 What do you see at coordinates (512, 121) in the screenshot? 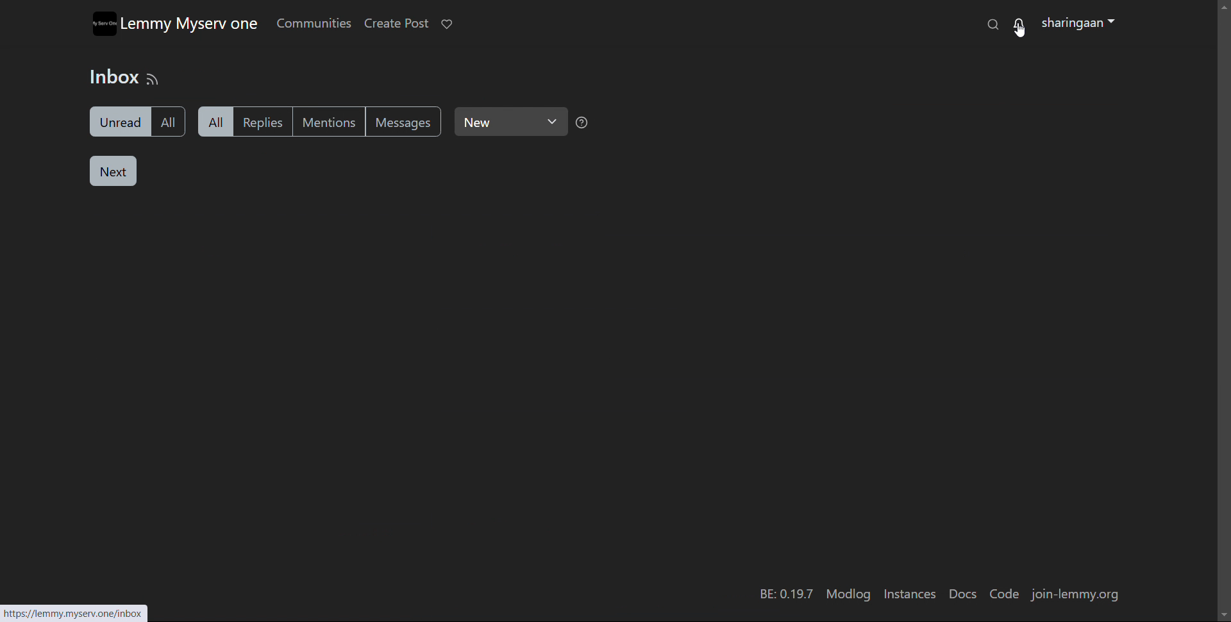
I see `(New)select relevance` at bounding box center [512, 121].